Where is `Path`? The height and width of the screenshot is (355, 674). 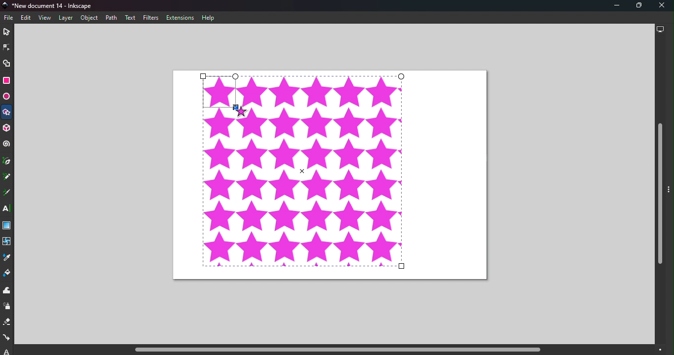
Path is located at coordinates (110, 17).